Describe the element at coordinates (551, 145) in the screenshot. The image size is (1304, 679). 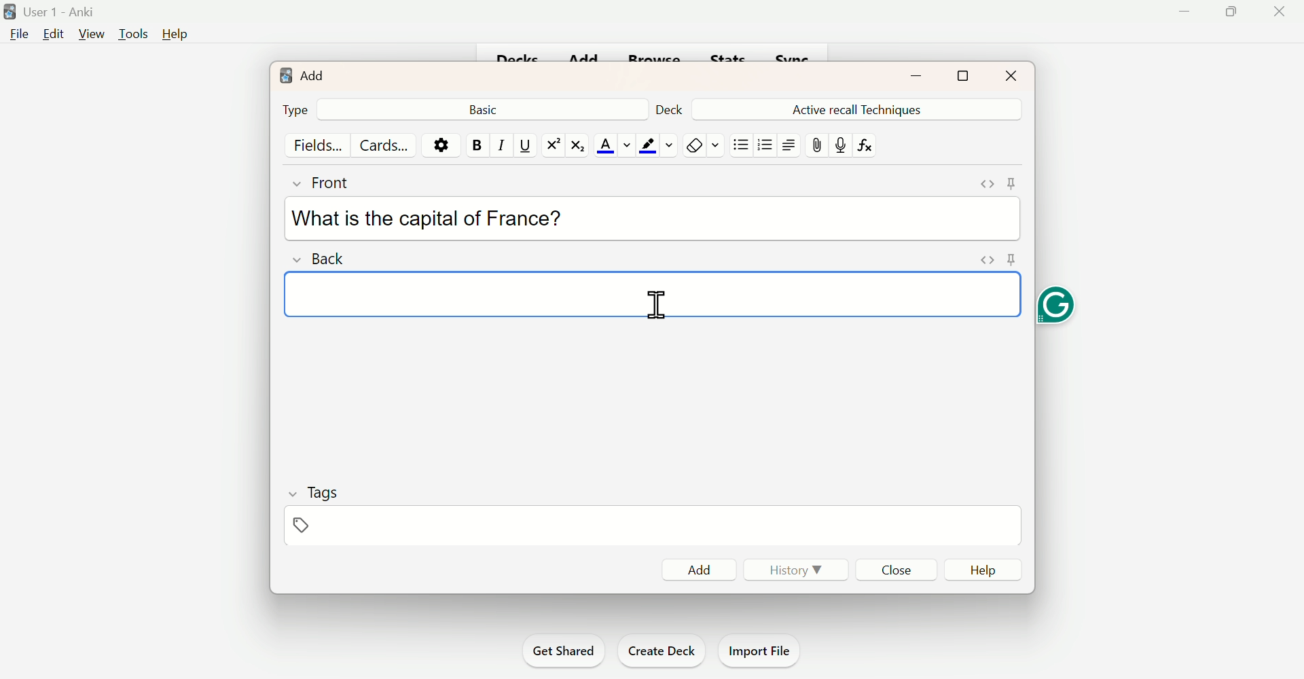
I see `Superscript` at that location.